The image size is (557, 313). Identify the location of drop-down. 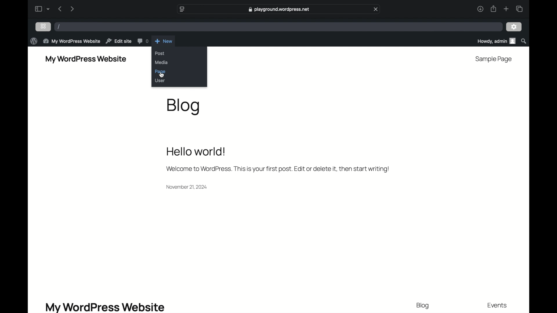
(48, 9).